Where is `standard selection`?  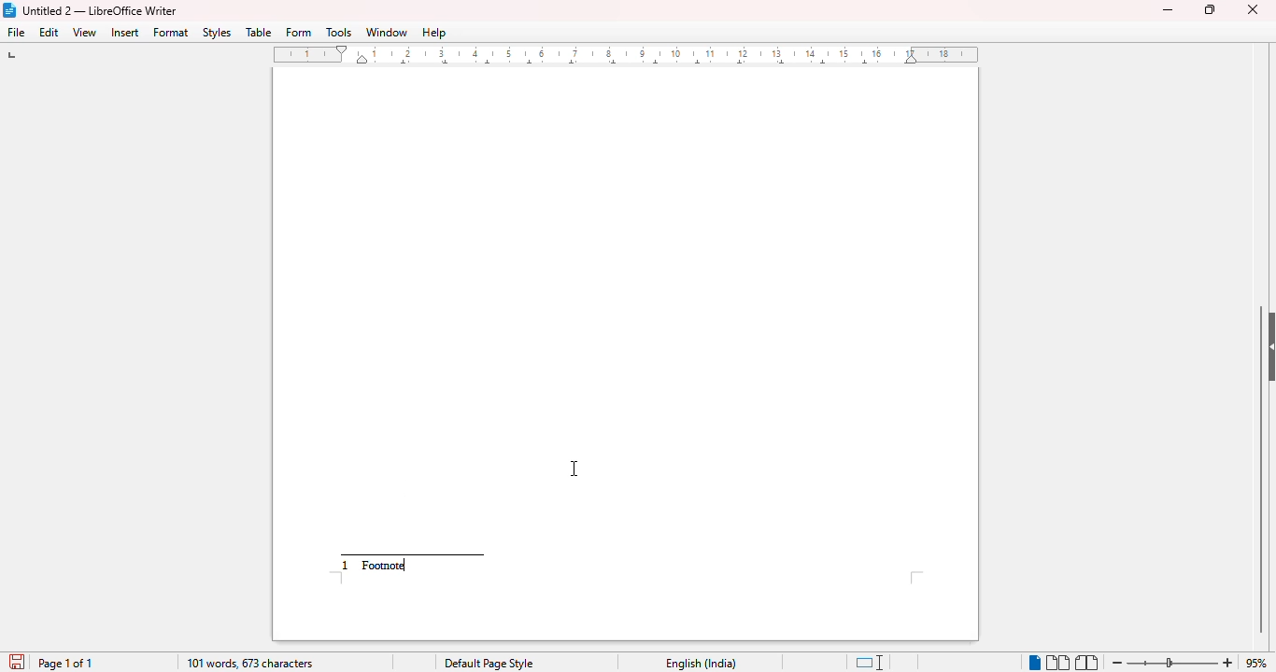
standard selection is located at coordinates (870, 662).